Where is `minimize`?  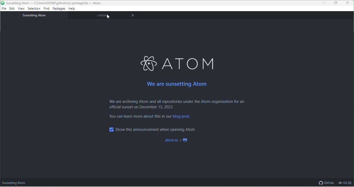
minimize is located at coordinates (323, 3).